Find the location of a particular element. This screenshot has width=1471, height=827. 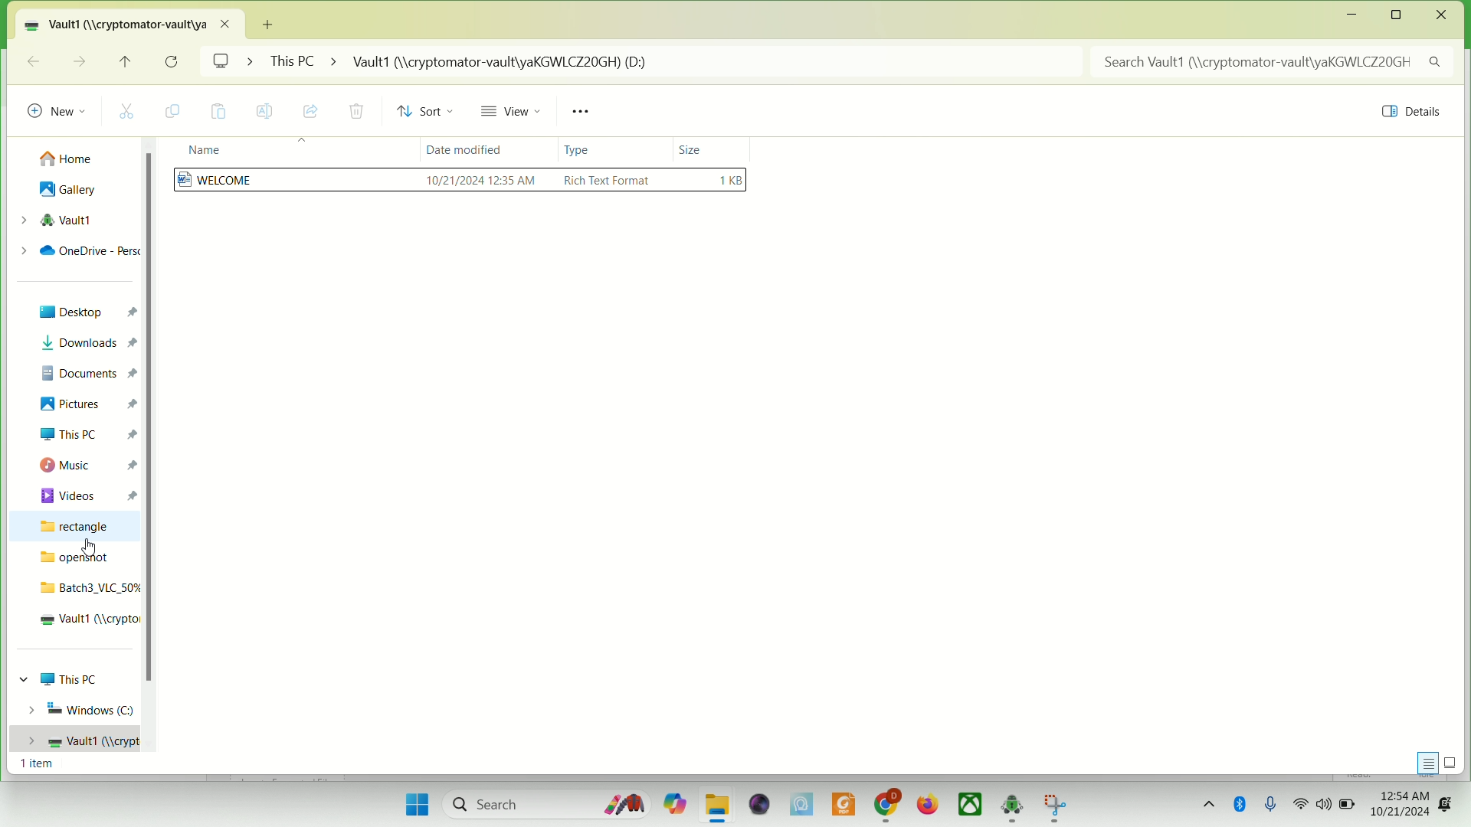

This PC is located at coordinates (67, 678).